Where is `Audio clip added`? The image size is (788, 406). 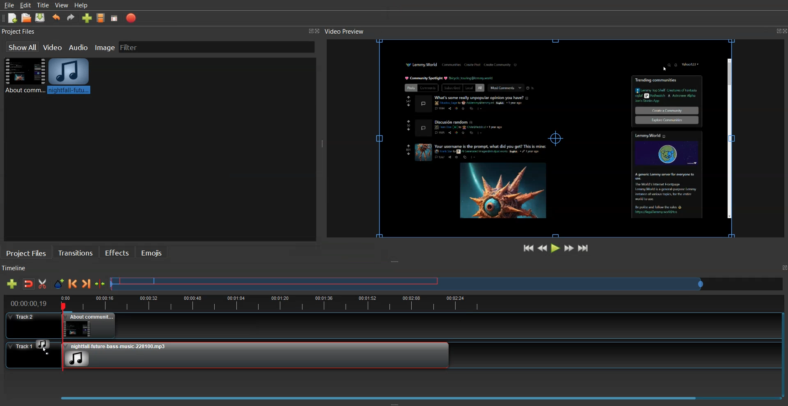 Audio clip added is located at coordinates (256, 355).